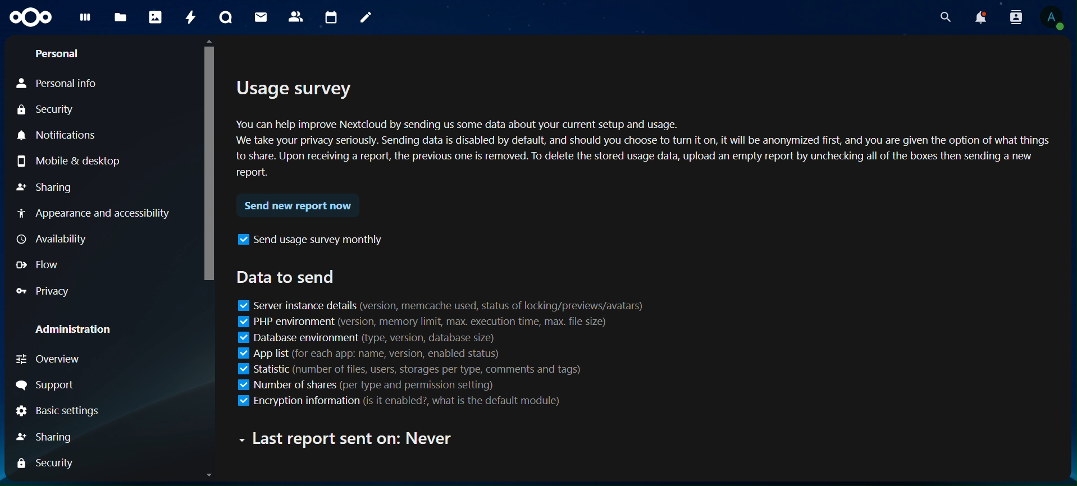  What do you see at coordinates (332, 16) in the screenshot?
I see `calendar` at bounding box center [332, 16].